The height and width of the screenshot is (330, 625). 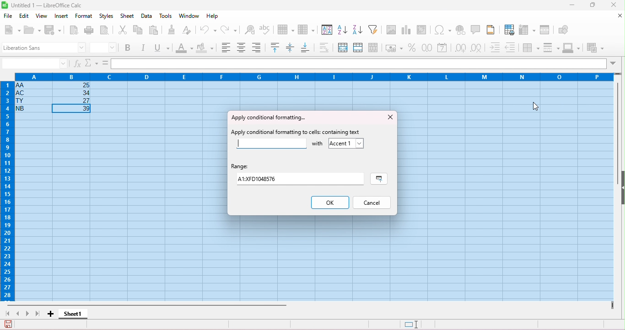 I want to click on align center, so click(x=242, y=48).